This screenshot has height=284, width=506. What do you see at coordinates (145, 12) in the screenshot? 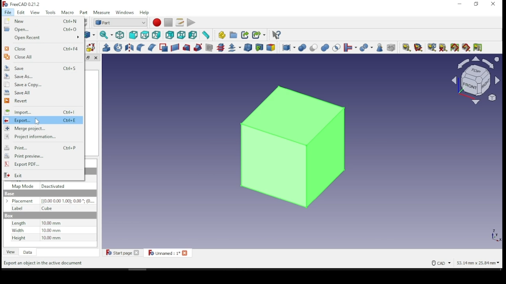
I see `help` at bounding box center [145, 12].